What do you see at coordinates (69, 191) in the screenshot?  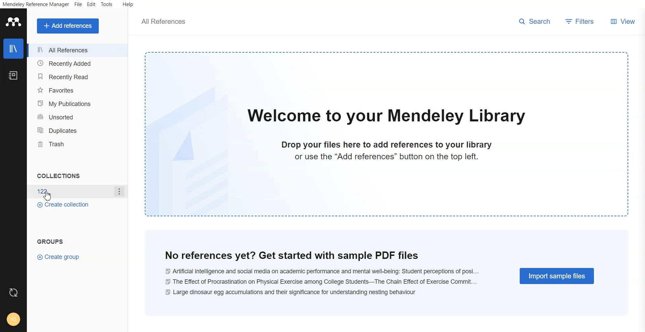 I see `file name` at bounding box center [69, 191].